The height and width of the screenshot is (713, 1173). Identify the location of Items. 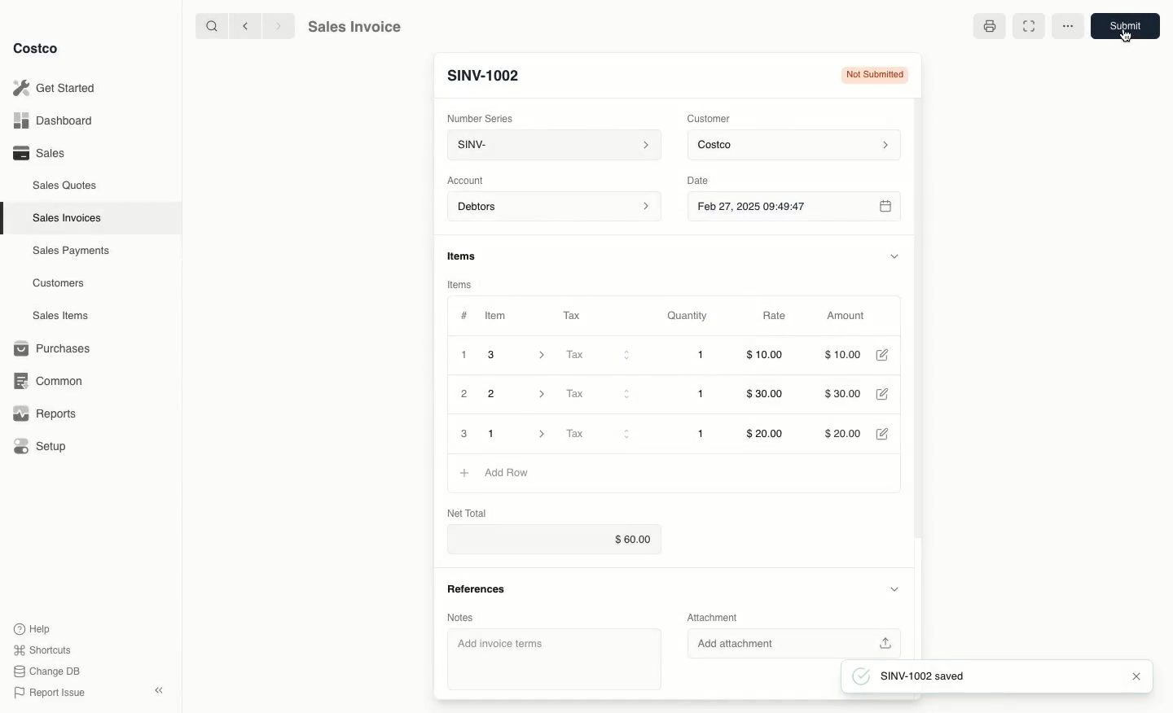
(469, 257).